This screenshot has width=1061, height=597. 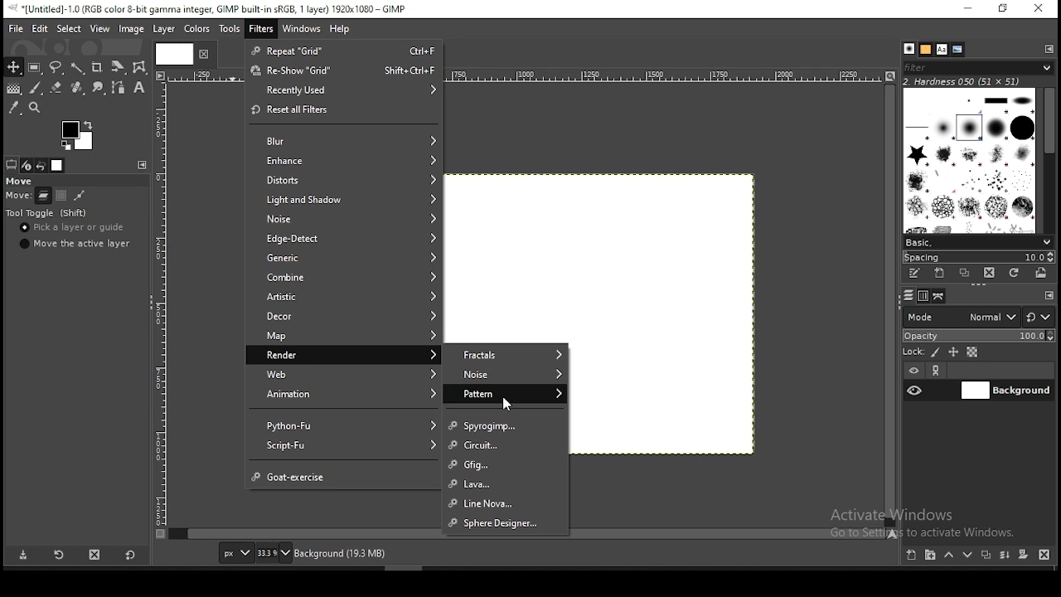 I want to click on blur, so click(x=346, y=141).